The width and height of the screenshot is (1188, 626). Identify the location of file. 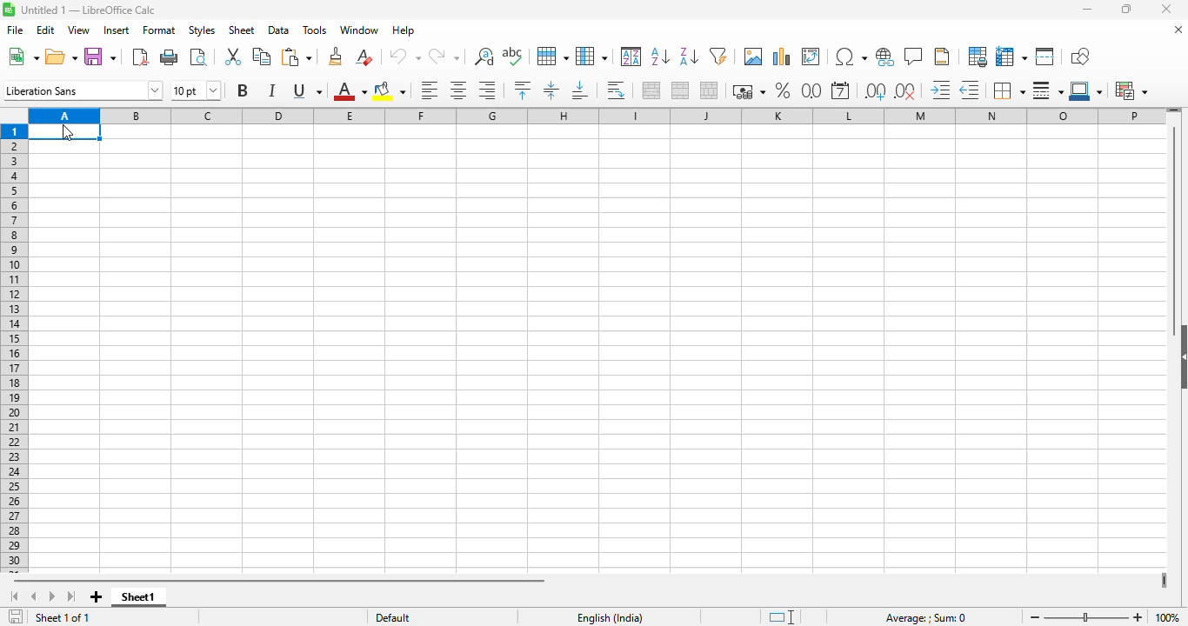
(15, 30).